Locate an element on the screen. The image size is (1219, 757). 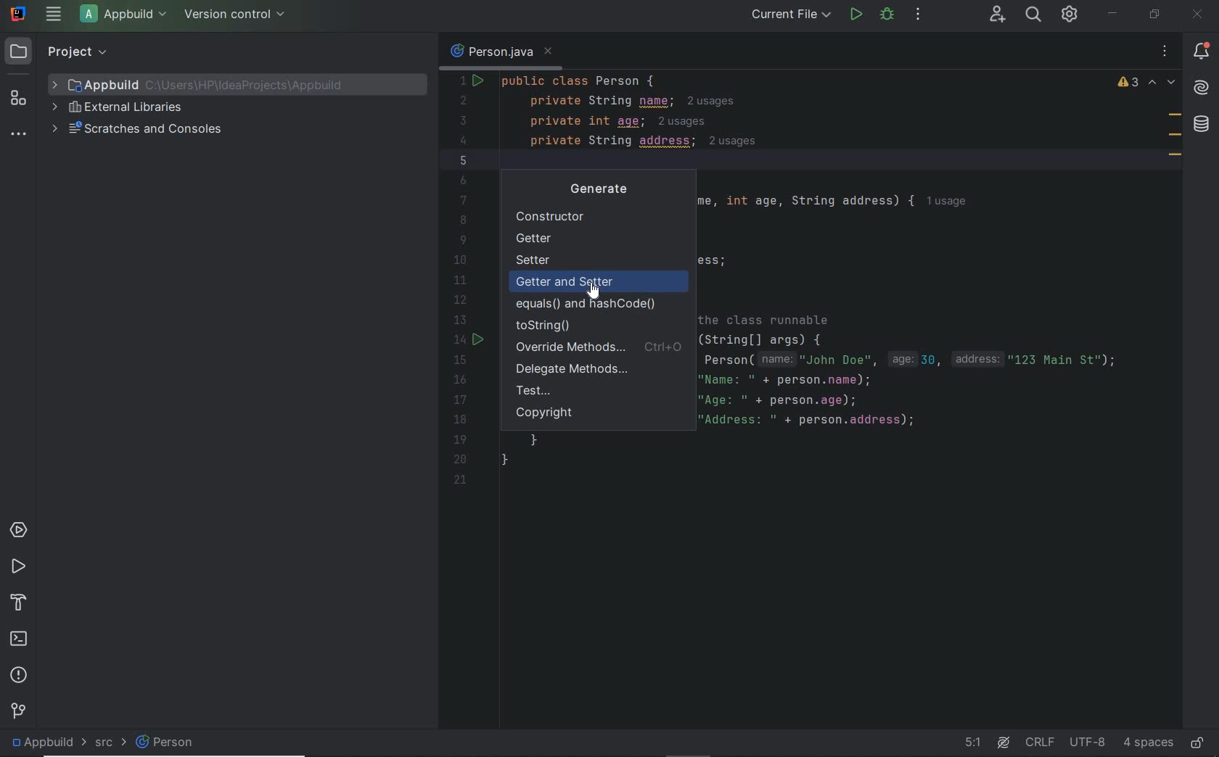
code with me is located at coordinates (995, 15).